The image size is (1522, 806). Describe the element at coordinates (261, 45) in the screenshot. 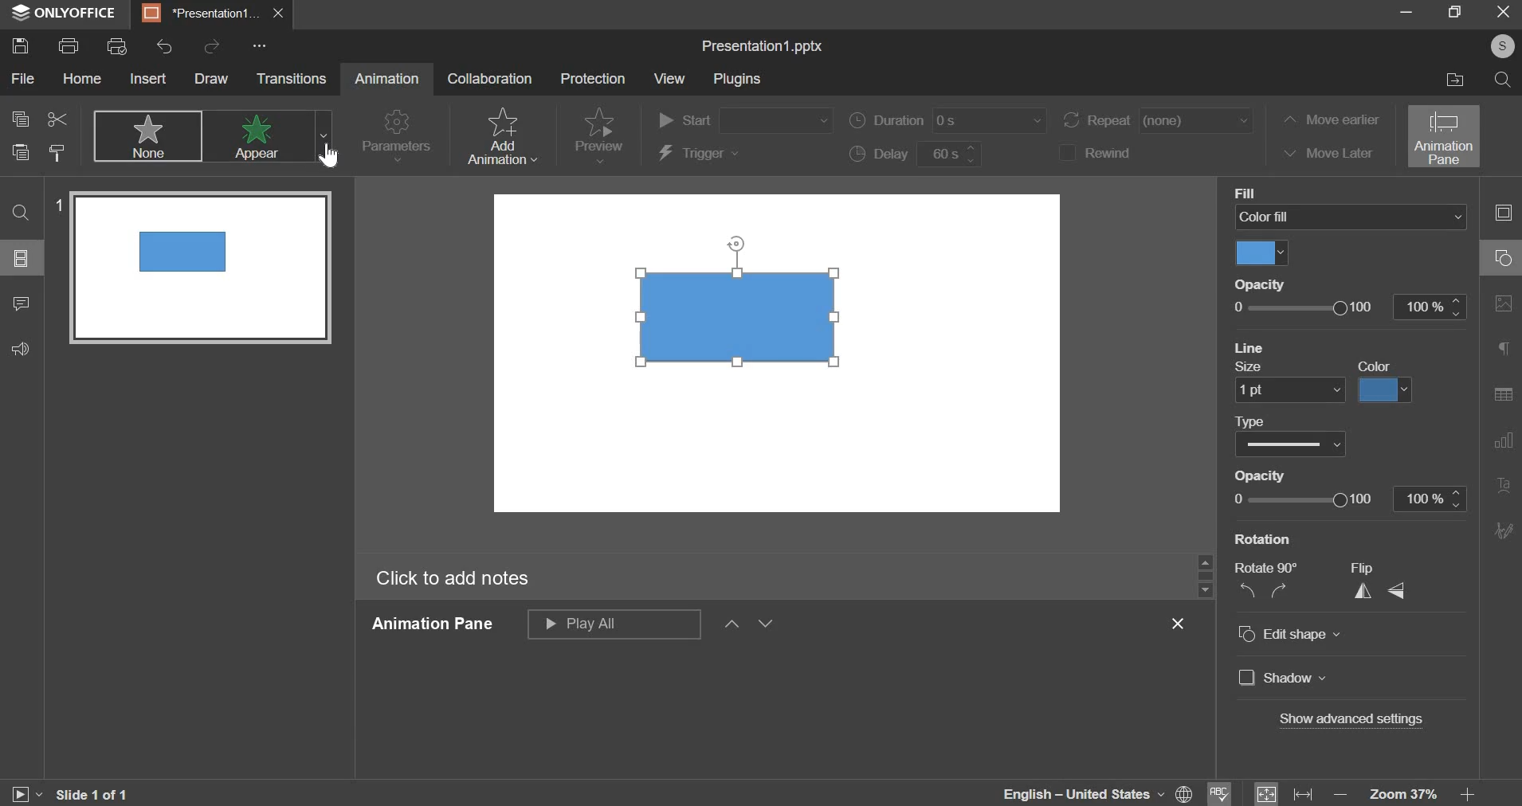

I see `...` at that location.